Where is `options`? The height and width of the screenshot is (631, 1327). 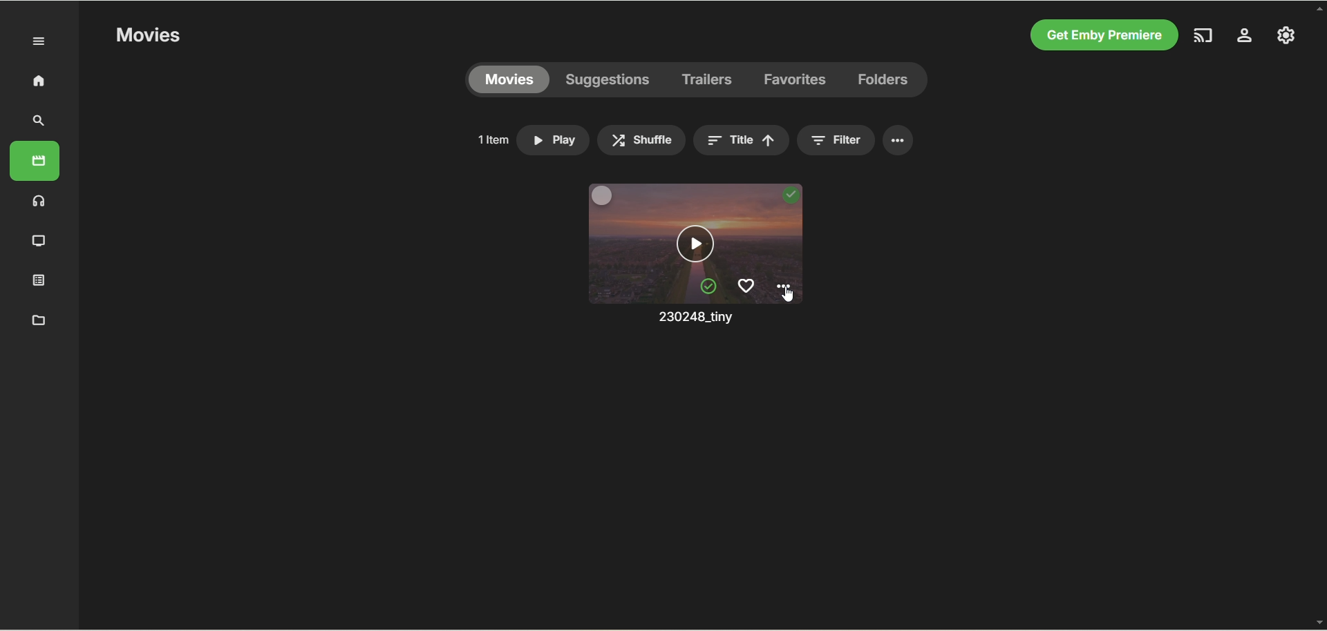
options is located at coordinates (783, 287).